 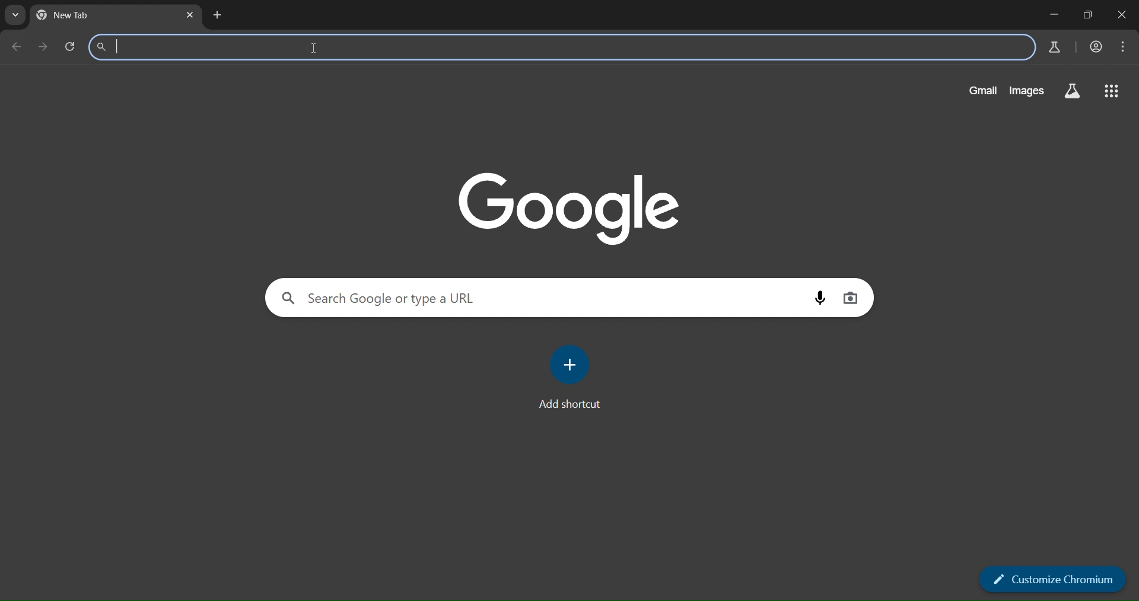 What do you see at coordinates (1089, 16) in the screenshot?
I see `restore down` at bounding box center [1089, 16].